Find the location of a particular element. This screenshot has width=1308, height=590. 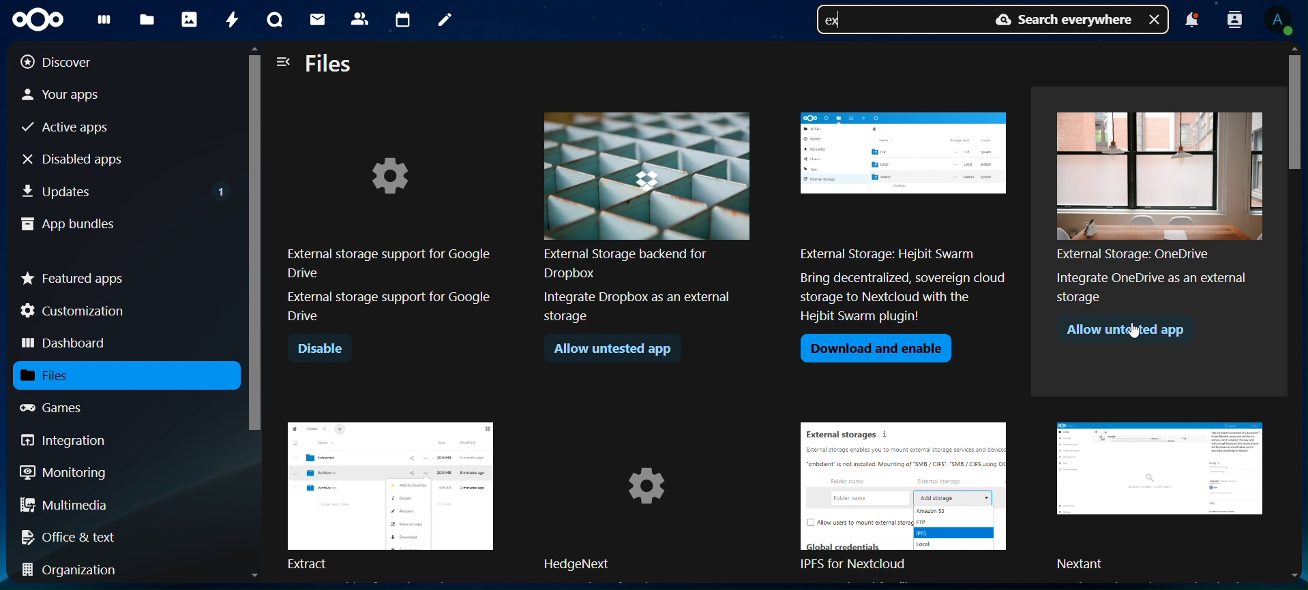

hedgenext is located at coordinates (649, 498).